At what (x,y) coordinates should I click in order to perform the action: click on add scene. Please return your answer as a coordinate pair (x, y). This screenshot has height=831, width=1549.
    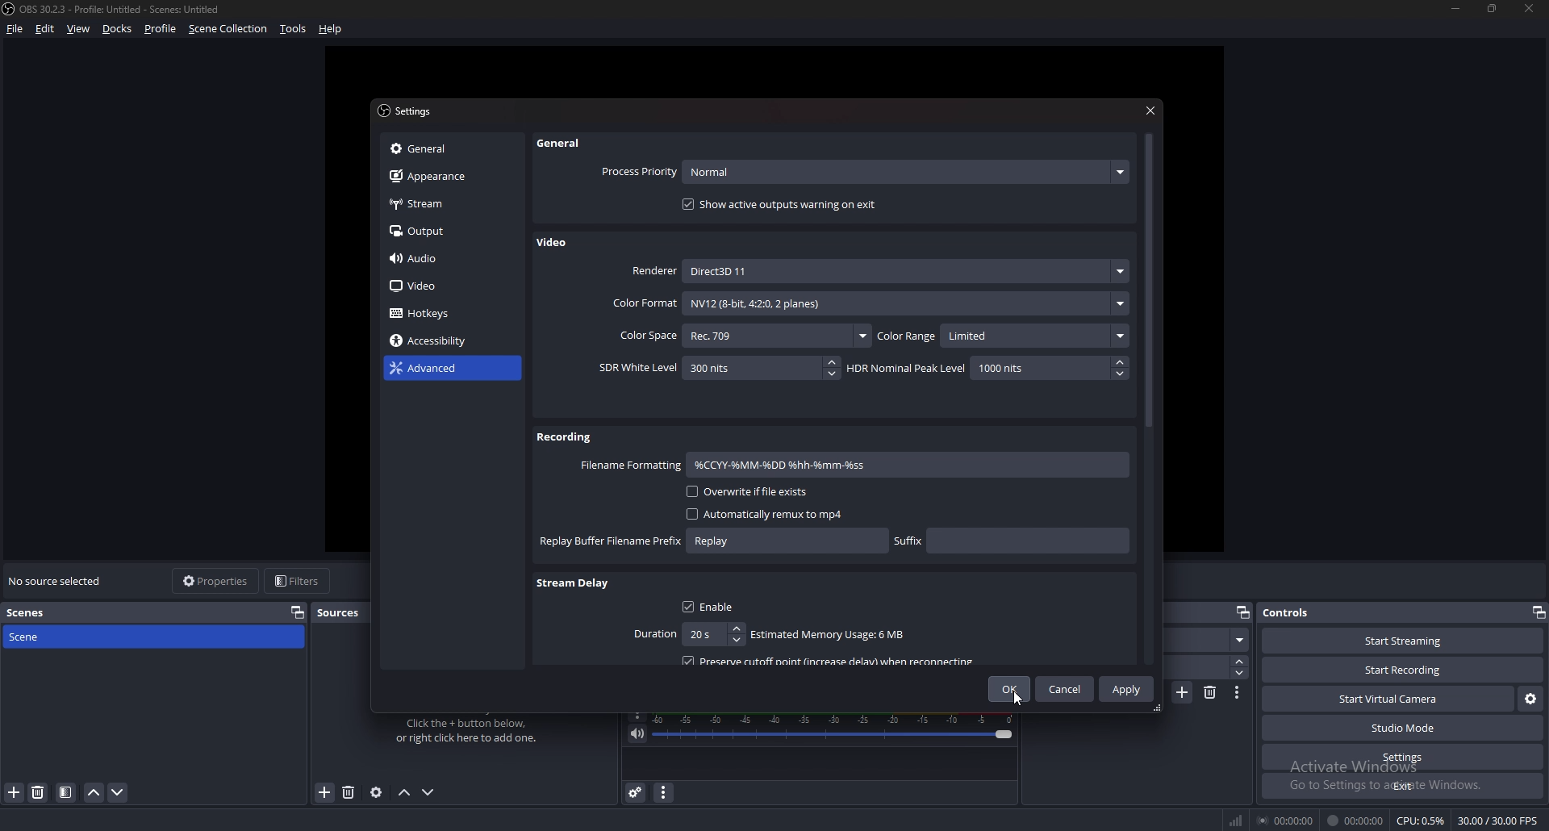
    Looking at the image, I should click on (14, 793).